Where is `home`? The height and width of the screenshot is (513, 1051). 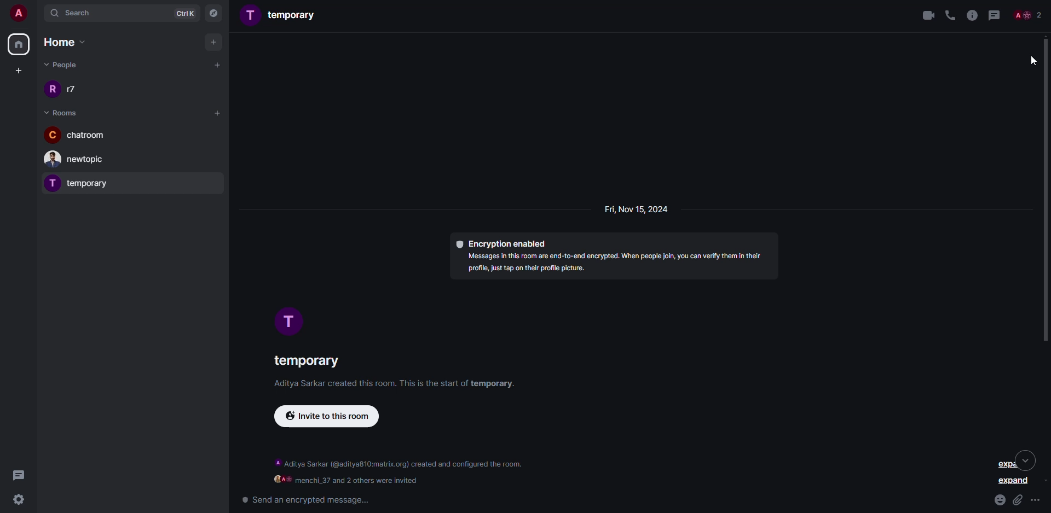 home is located at coordinates (20, 44).